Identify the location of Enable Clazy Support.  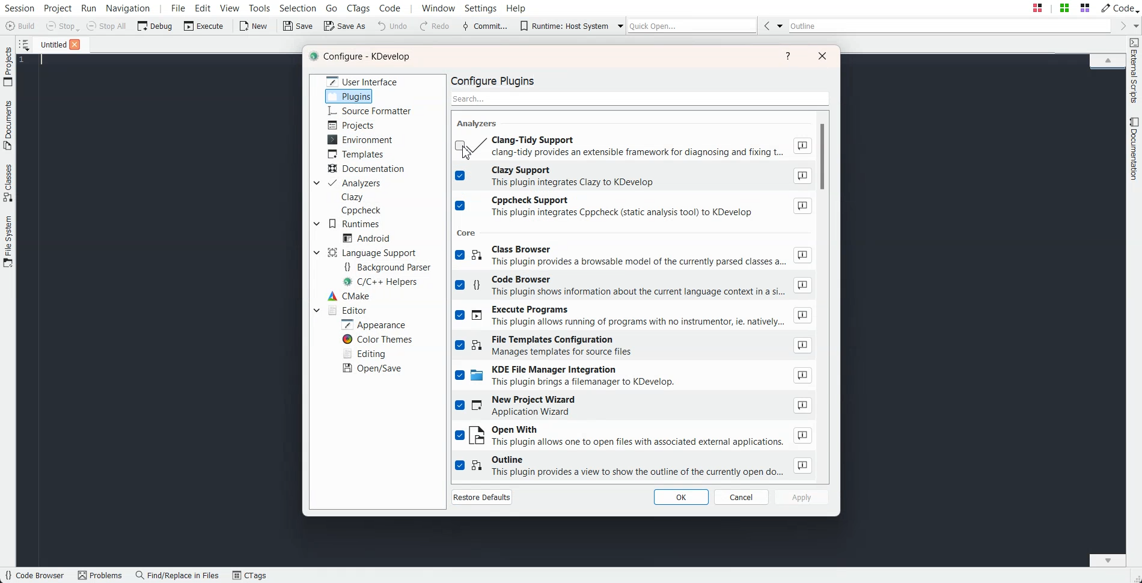
(634, 177).